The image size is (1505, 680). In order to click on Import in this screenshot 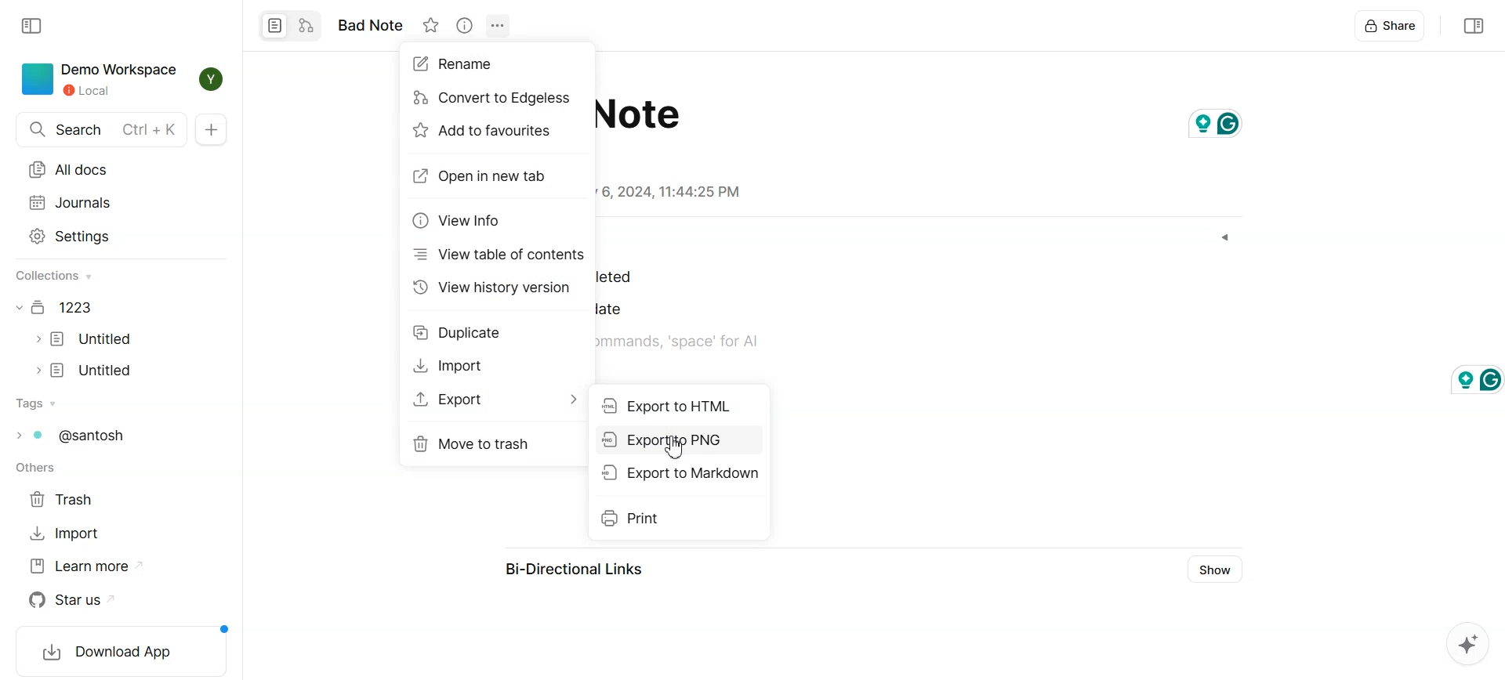, I will do `click(64, 534)`.